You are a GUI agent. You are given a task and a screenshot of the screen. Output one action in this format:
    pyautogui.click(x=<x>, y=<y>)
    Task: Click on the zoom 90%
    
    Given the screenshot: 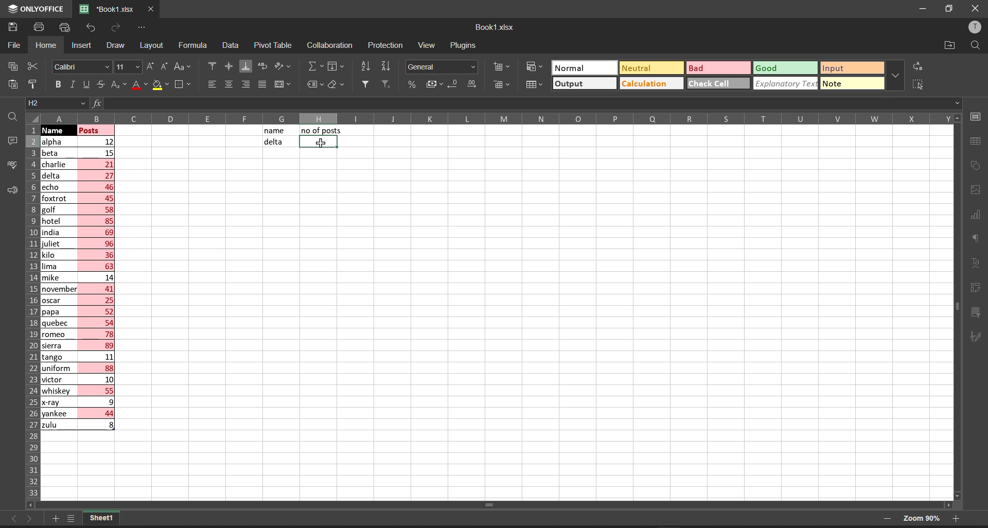 What is the action you would take?
    pyautogui.click(x=921, y=518)
    